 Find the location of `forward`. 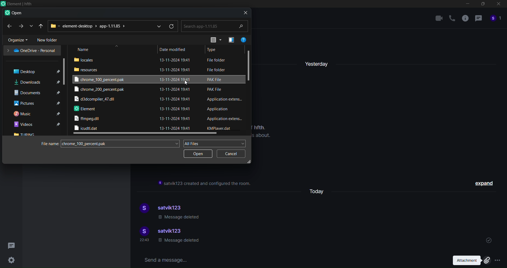

forward is located at coordinates (20, 26).